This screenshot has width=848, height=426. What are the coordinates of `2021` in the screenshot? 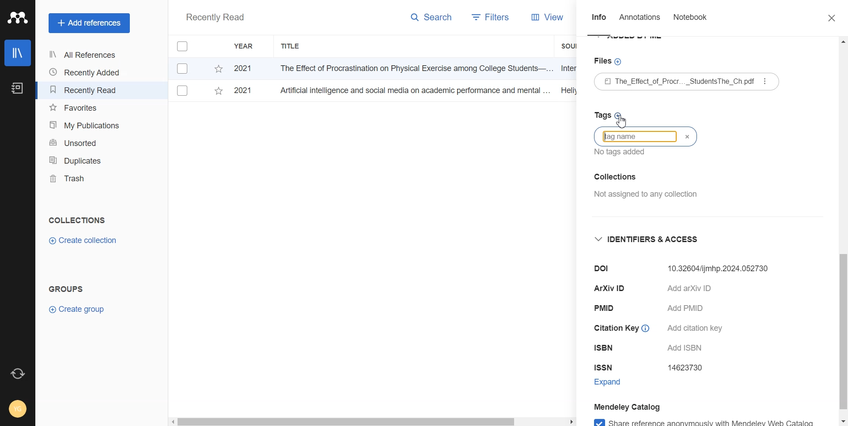 It's located at (243, 69).